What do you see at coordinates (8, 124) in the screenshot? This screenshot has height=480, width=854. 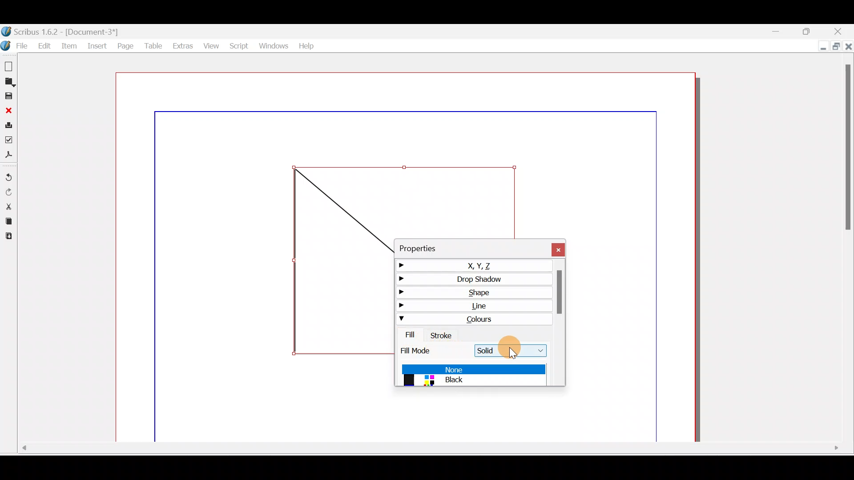 I see `Print` at bounding box center [8, 124].